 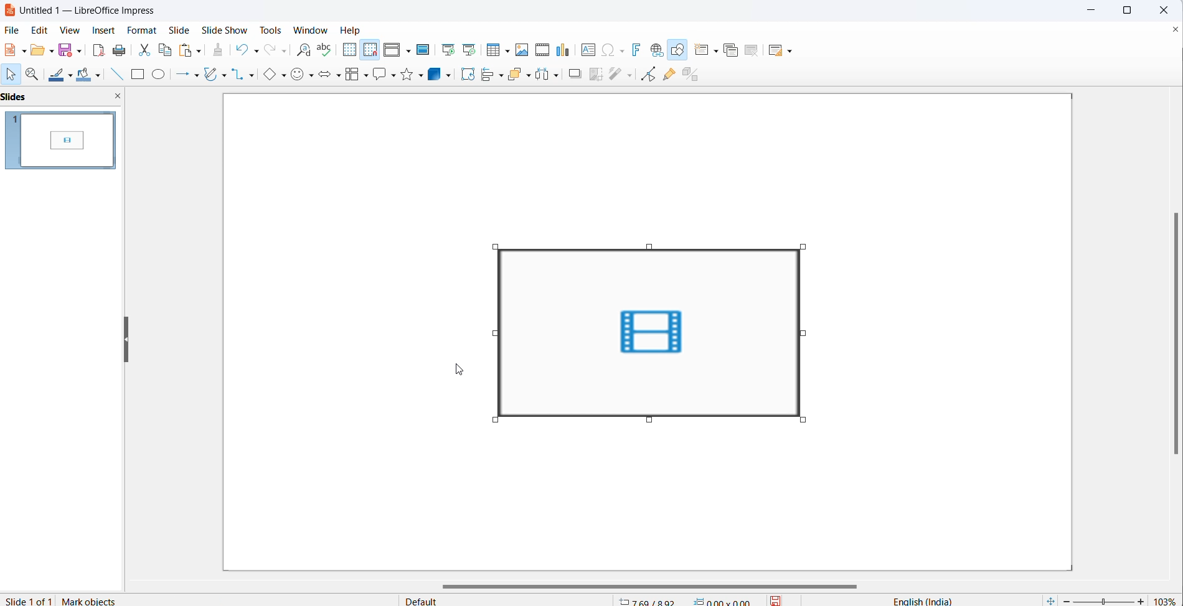 I want to click on find and replace, so click(x=301, y=51).